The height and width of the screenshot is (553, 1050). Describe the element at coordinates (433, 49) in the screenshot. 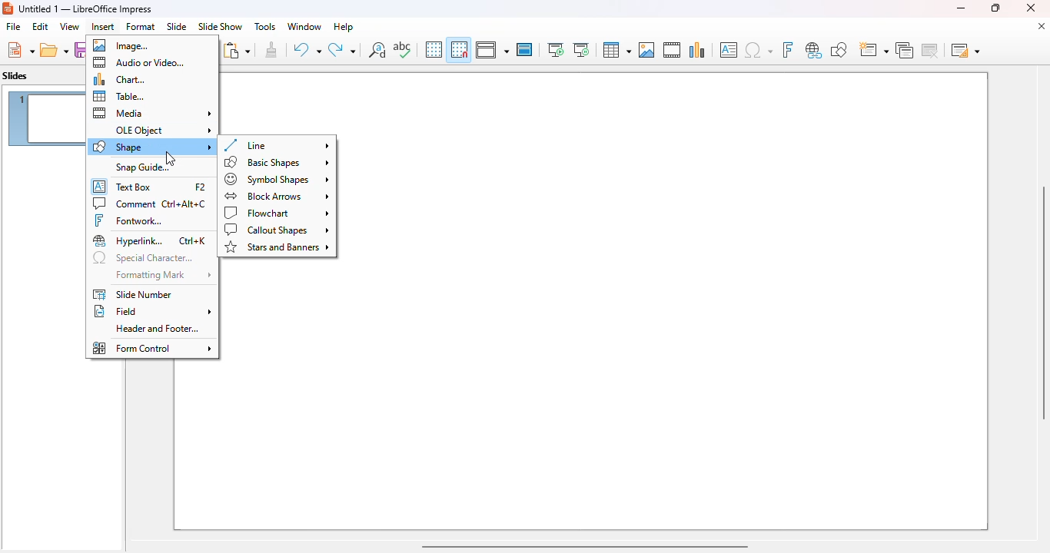

I see `display grid` at that location.